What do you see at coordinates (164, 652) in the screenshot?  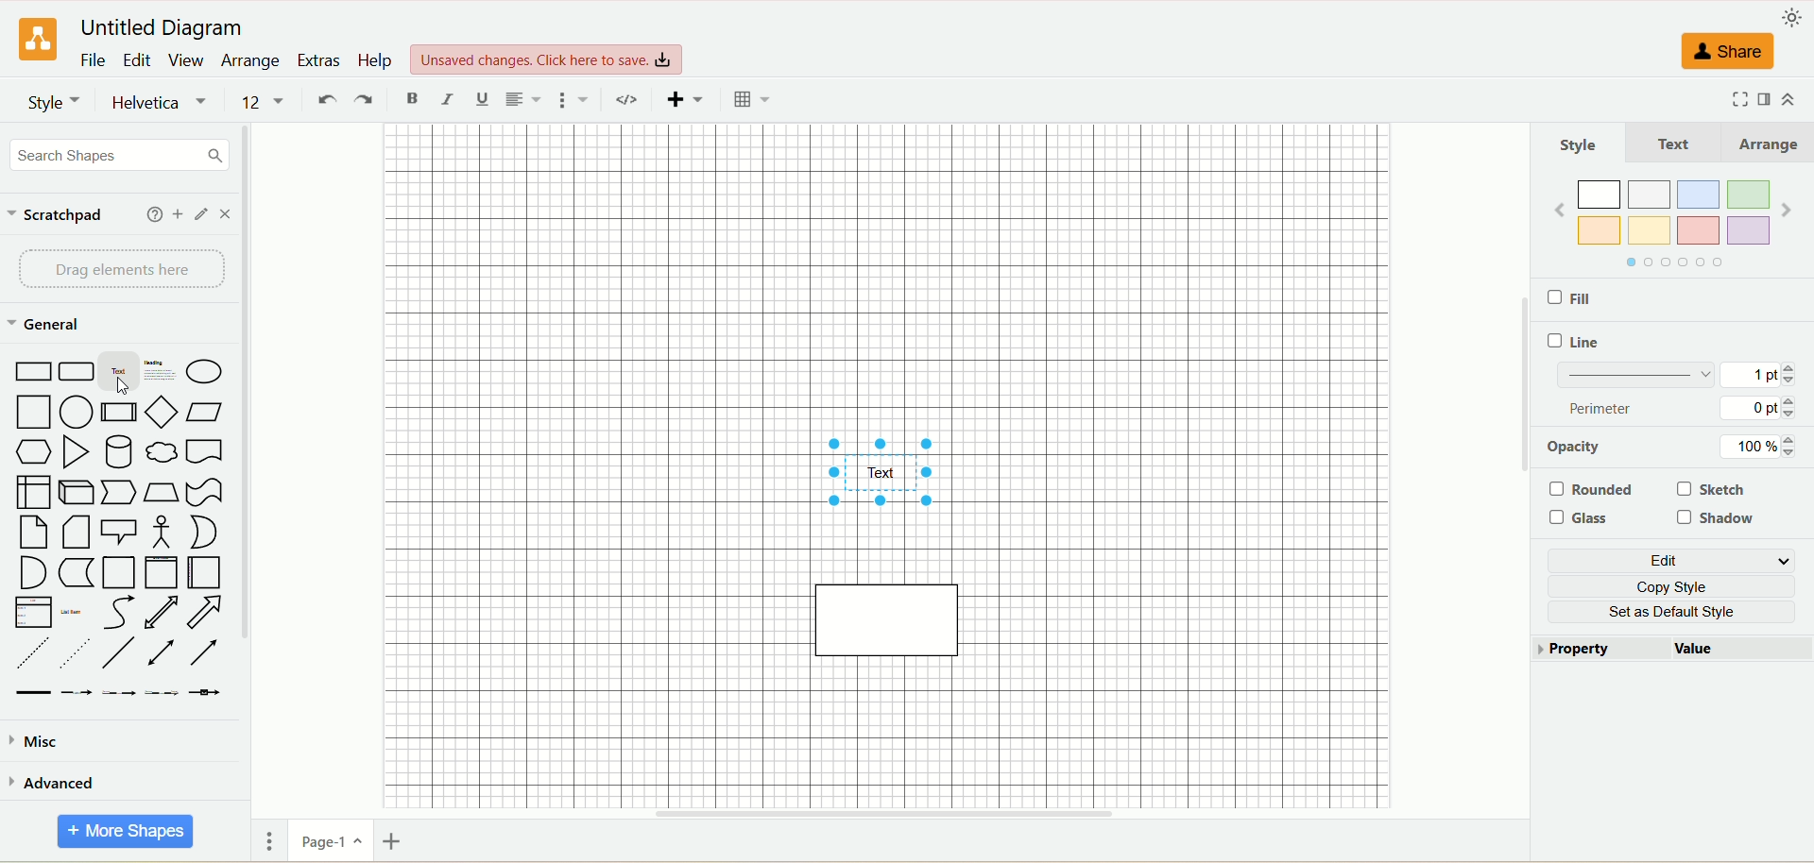 I see `bidirectional connector` at bounding box center [164, 652].